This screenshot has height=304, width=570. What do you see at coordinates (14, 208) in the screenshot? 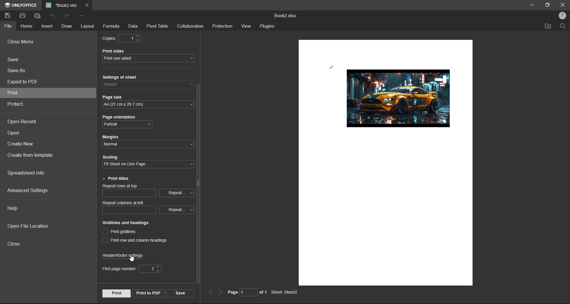
I see `help` at bounding box center [14, 208].